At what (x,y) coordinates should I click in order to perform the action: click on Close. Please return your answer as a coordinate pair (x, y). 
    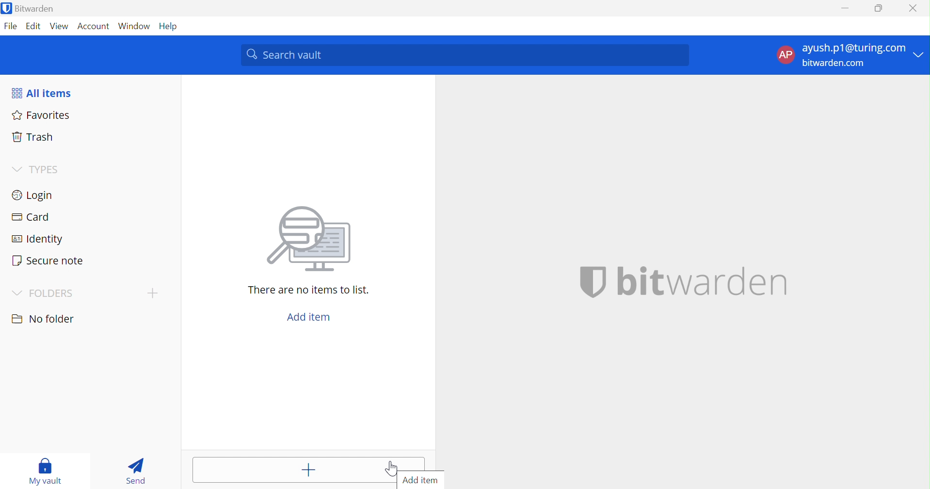
    Looking at the image, I should click on (914, 8).